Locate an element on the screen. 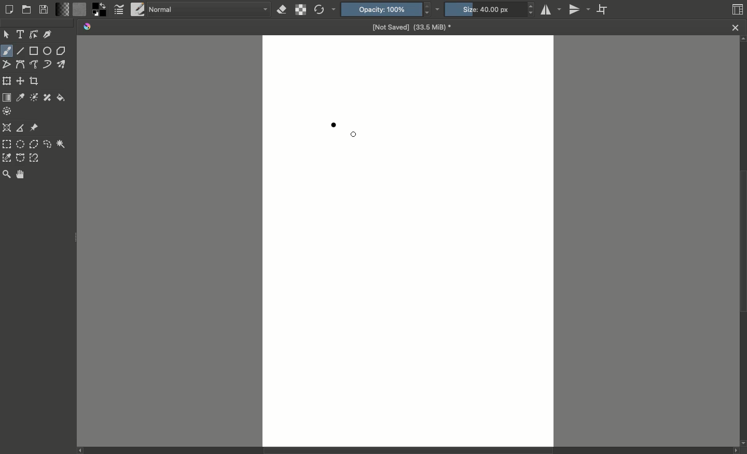 This screenshot has width=747, height=454. Freehand selection tool is located at coordinates (47, 144).